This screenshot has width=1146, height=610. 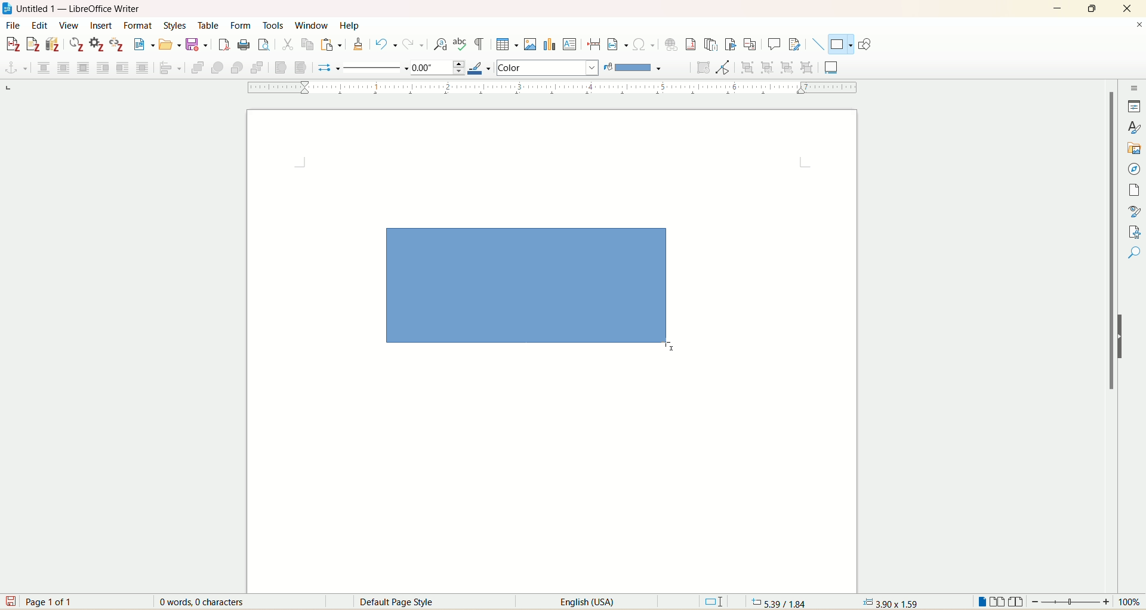 What do you see at coordinates (1139, 25) in the screenshot?
I see `close document` at bounding box center [1139, 25].